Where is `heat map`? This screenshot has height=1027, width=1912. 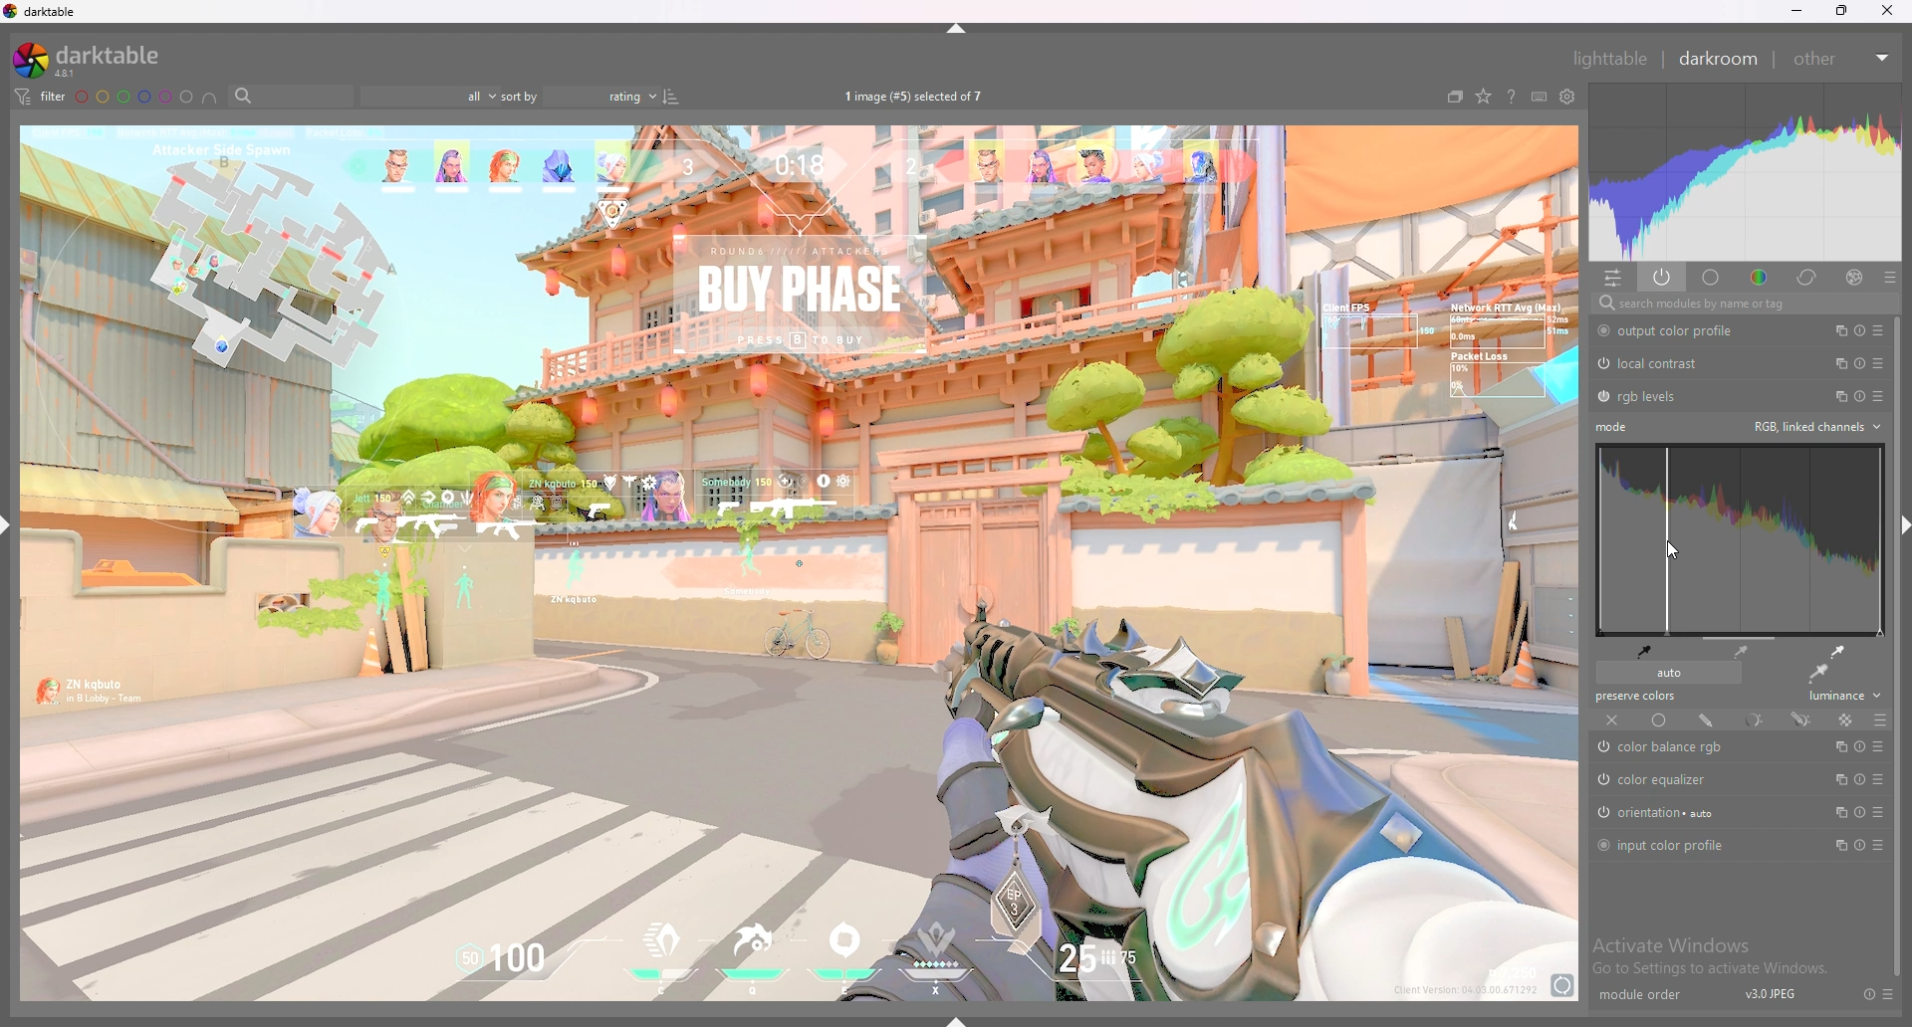
heat map is located at coordinates (1744, 171).